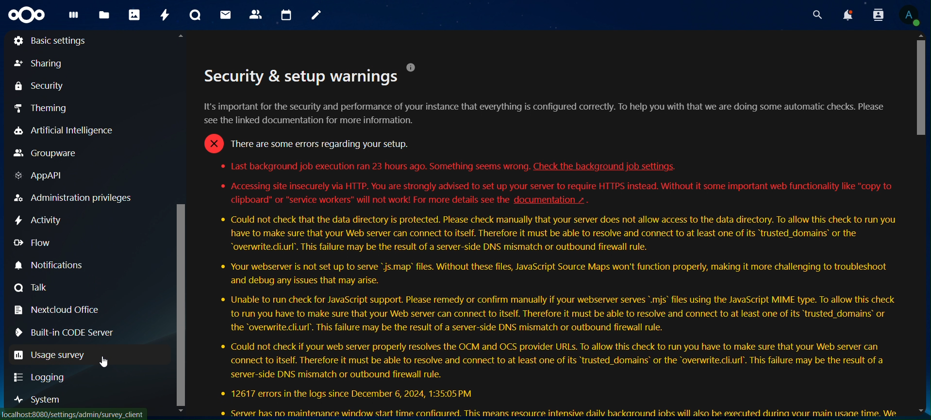 This screenshot has height=420, width=931. I want to click on artificial intelligence, so click(73, 131).